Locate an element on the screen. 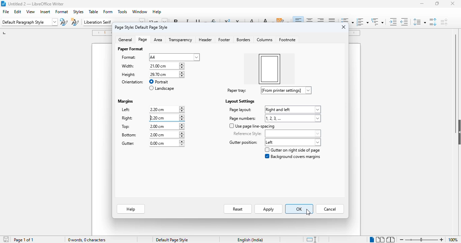 This screenshot has width=461, height=243. right margin increased is located at coordinates (269, 69).